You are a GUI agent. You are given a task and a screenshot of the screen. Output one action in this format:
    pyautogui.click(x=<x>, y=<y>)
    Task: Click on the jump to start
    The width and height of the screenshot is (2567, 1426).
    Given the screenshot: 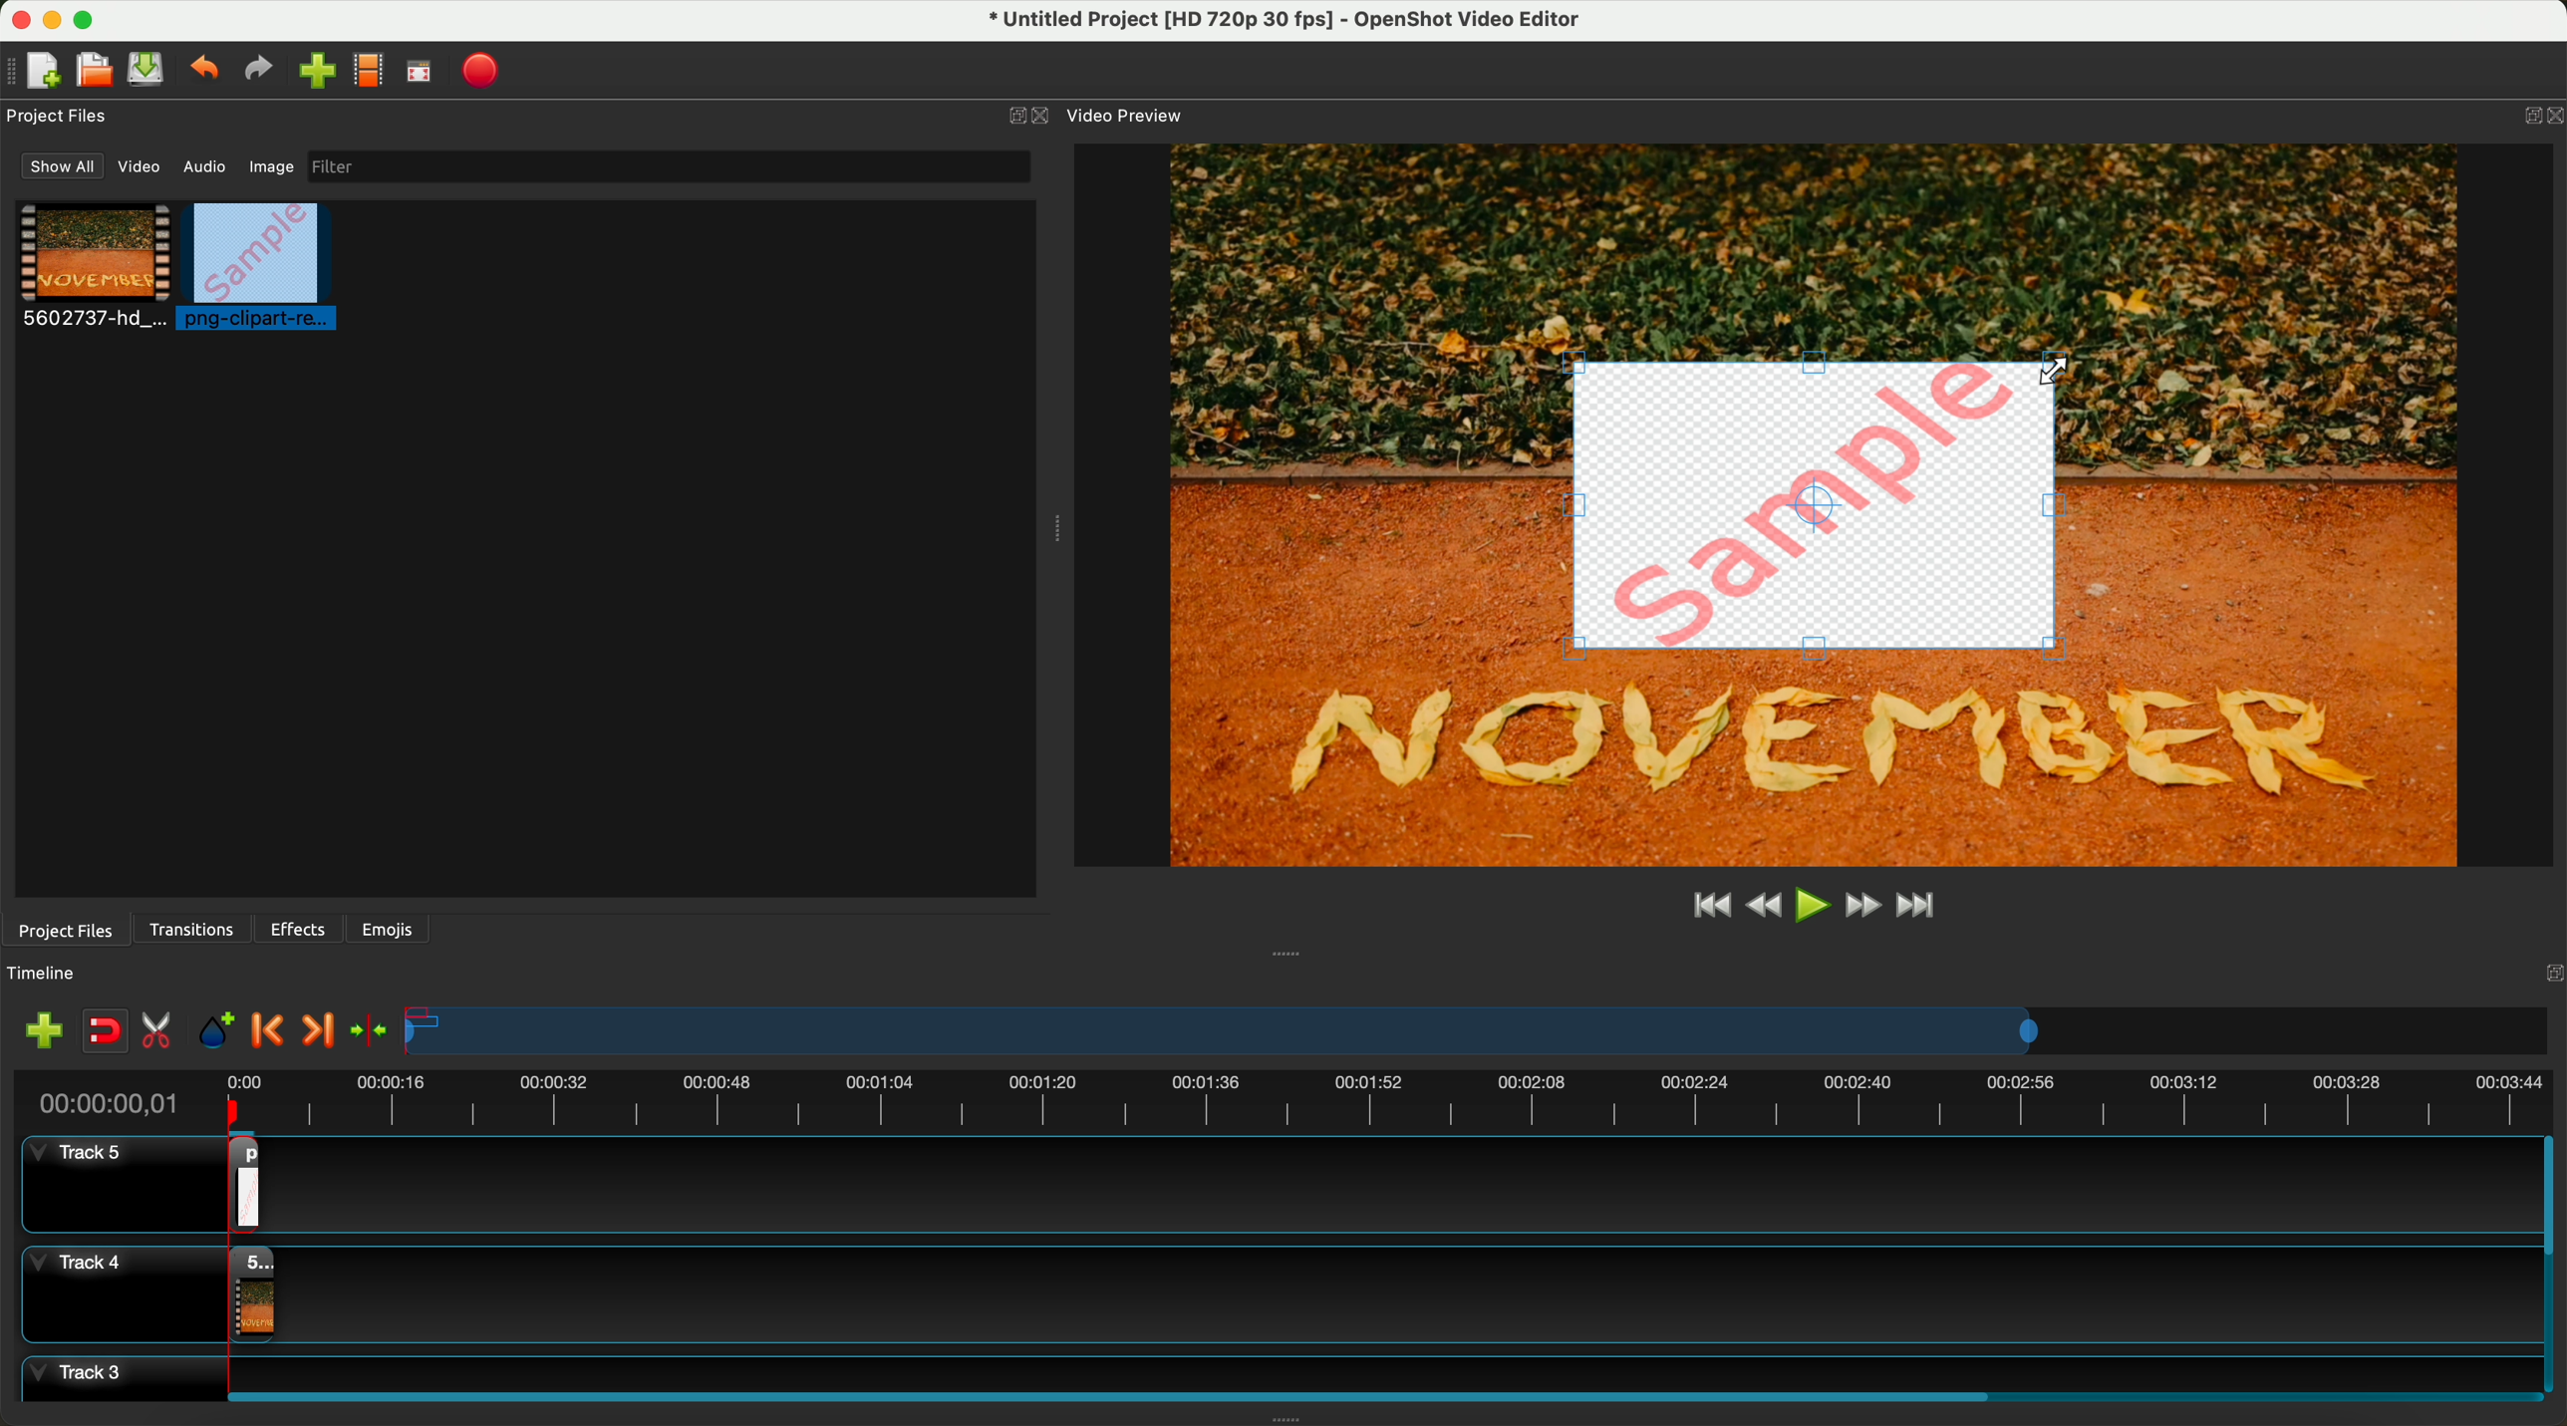 What is the action you would take?
    pyautogui.click(x=1712, y=907)
    